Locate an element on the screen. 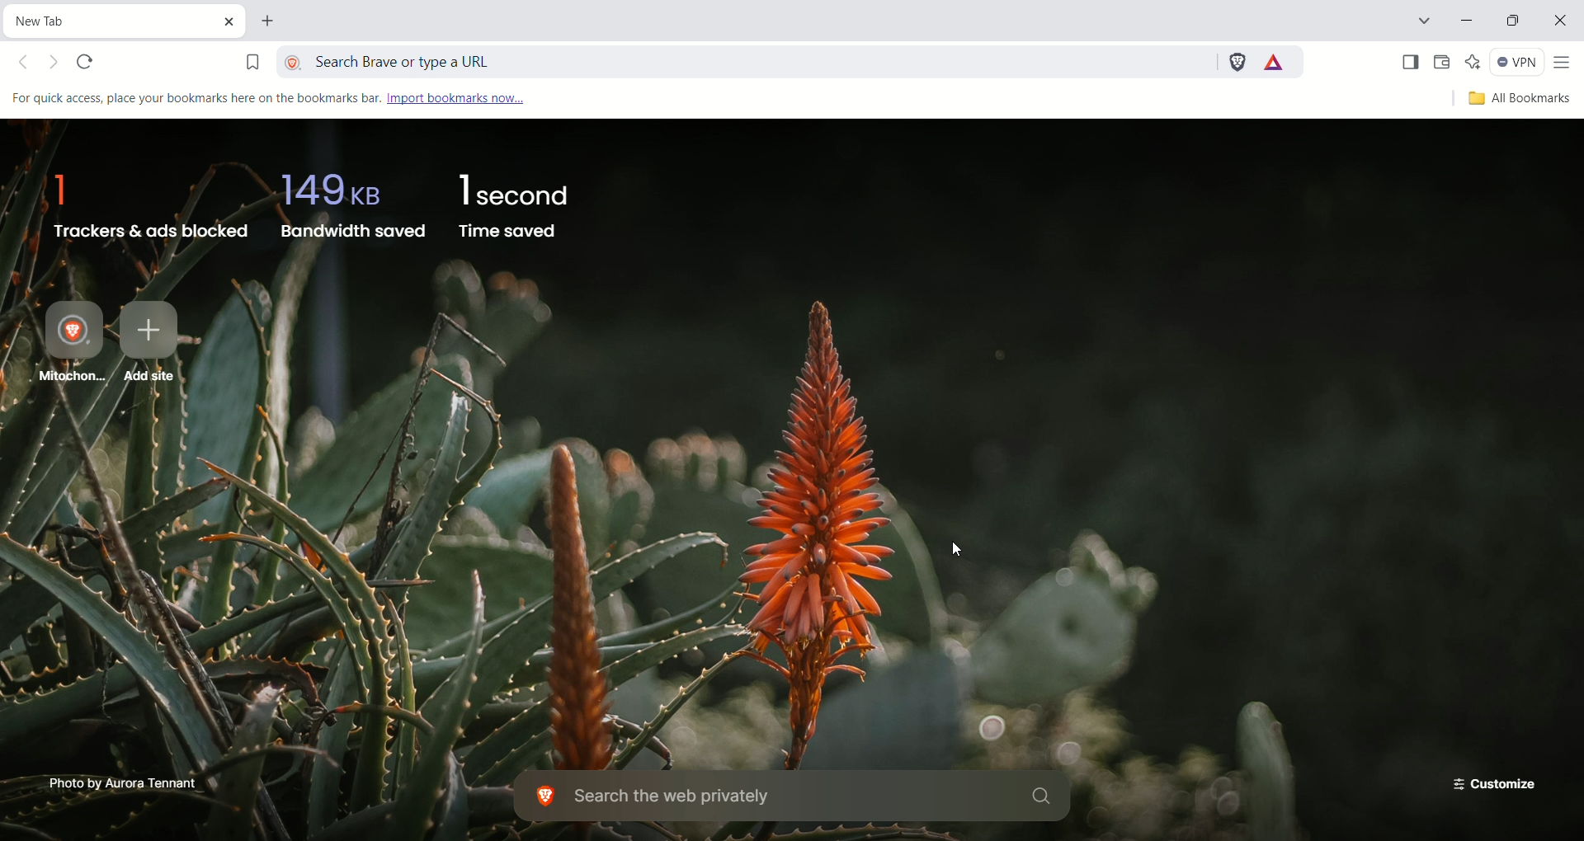 The width and height of the screenshot is (1584, 841). close current tab is located at coordinates (233, 21).